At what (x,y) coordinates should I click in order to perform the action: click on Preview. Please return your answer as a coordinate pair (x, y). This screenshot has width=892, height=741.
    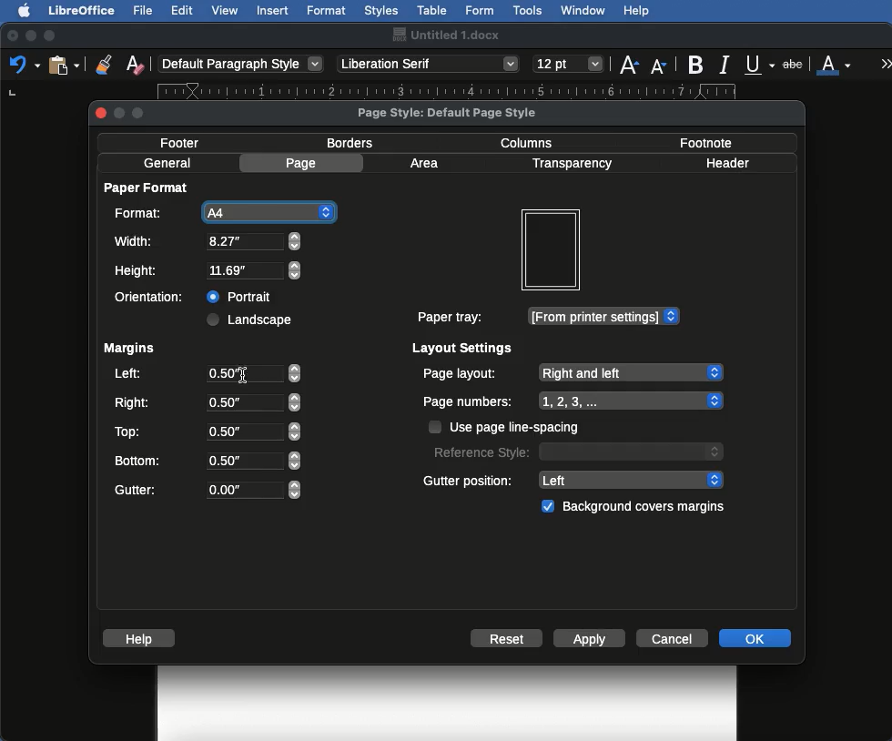
    Looking at the image, I should click on (550, 250).